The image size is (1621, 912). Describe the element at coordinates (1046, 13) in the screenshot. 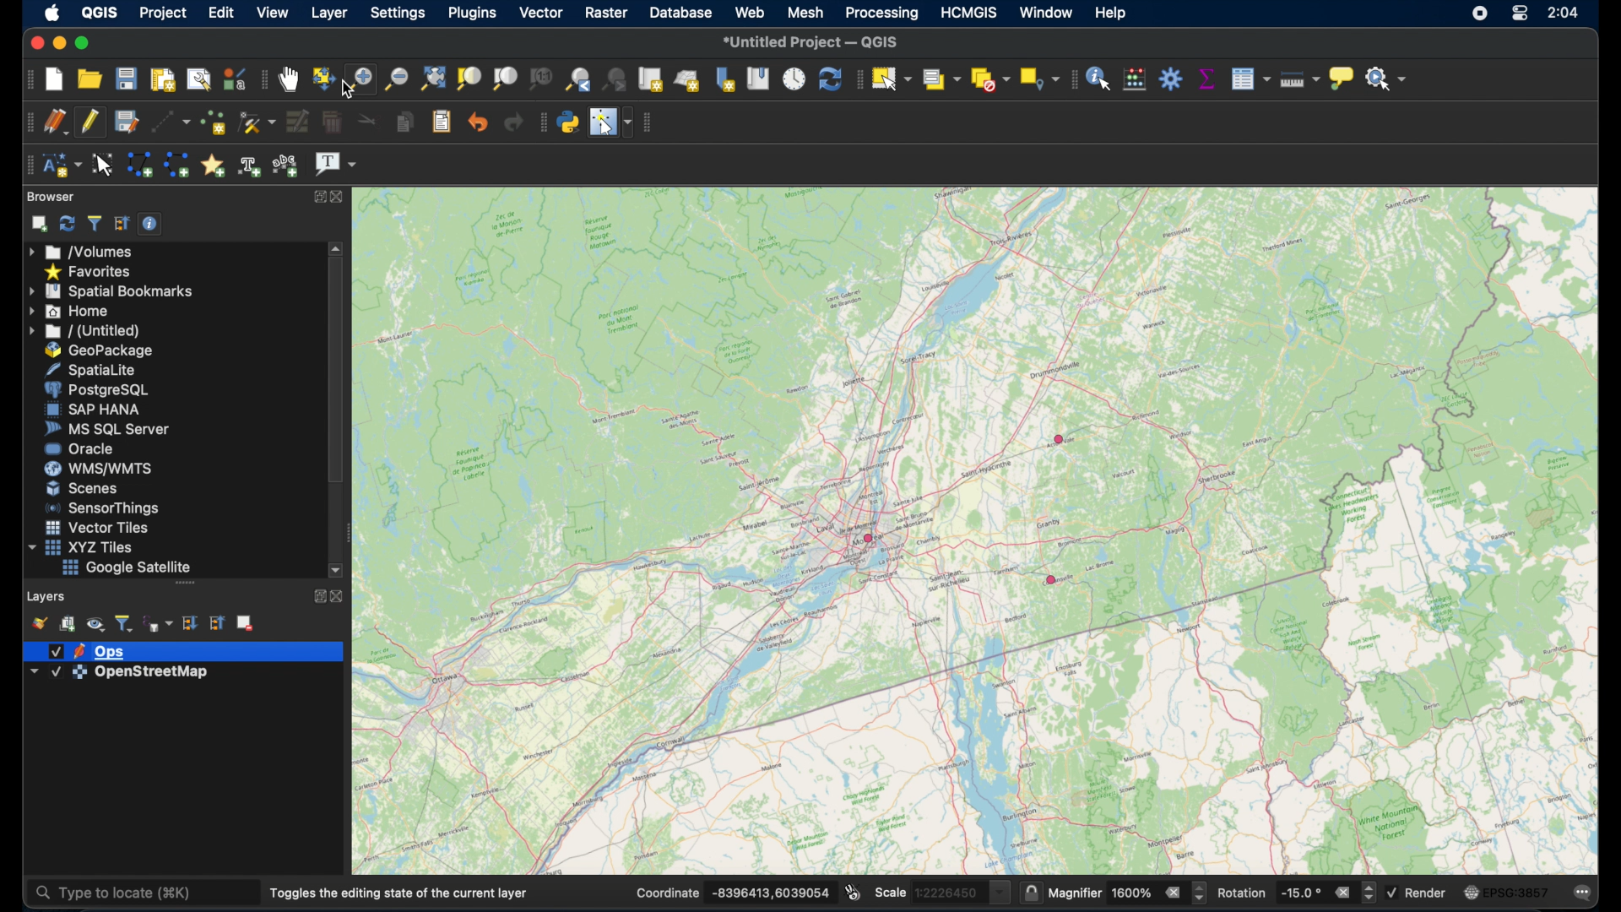

I see `window` at that location.